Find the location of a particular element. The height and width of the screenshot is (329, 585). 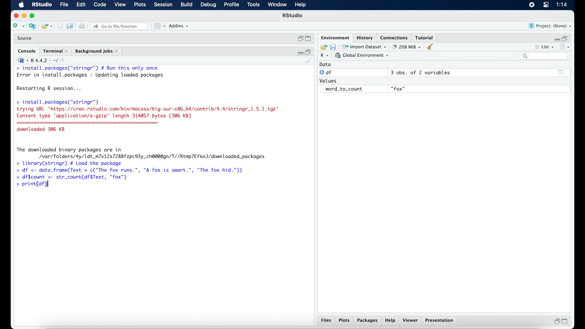

clear console is located at coordinates (431, 47).